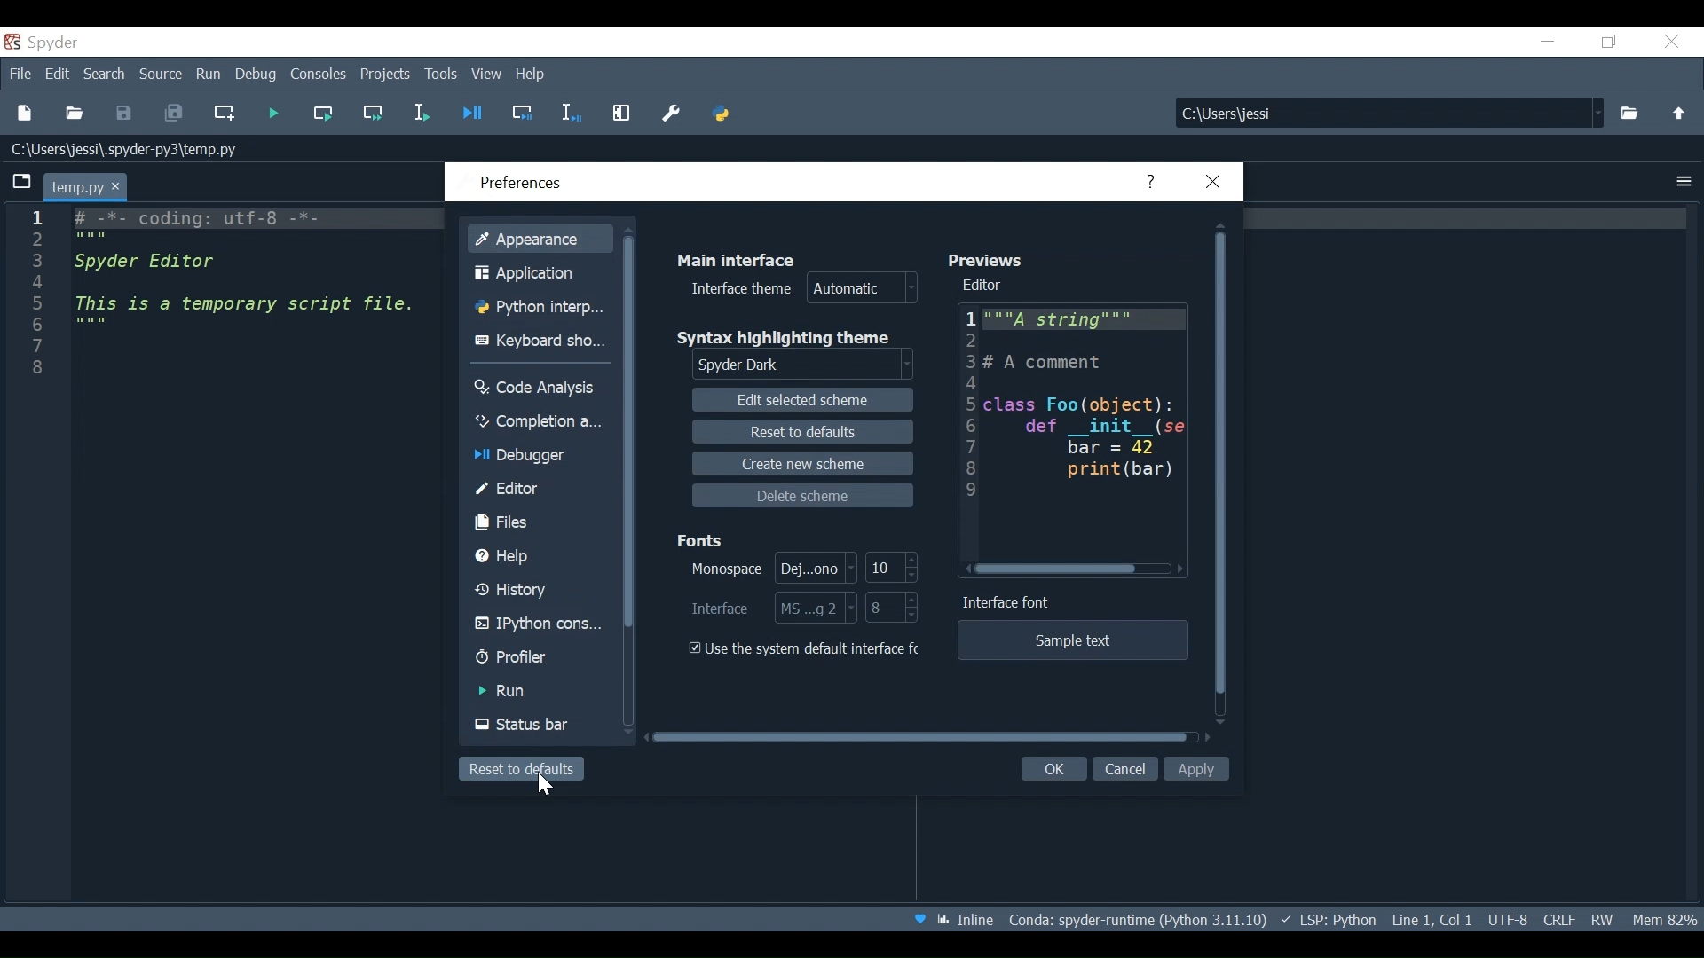  I want to click on Run, so click(209, 75).